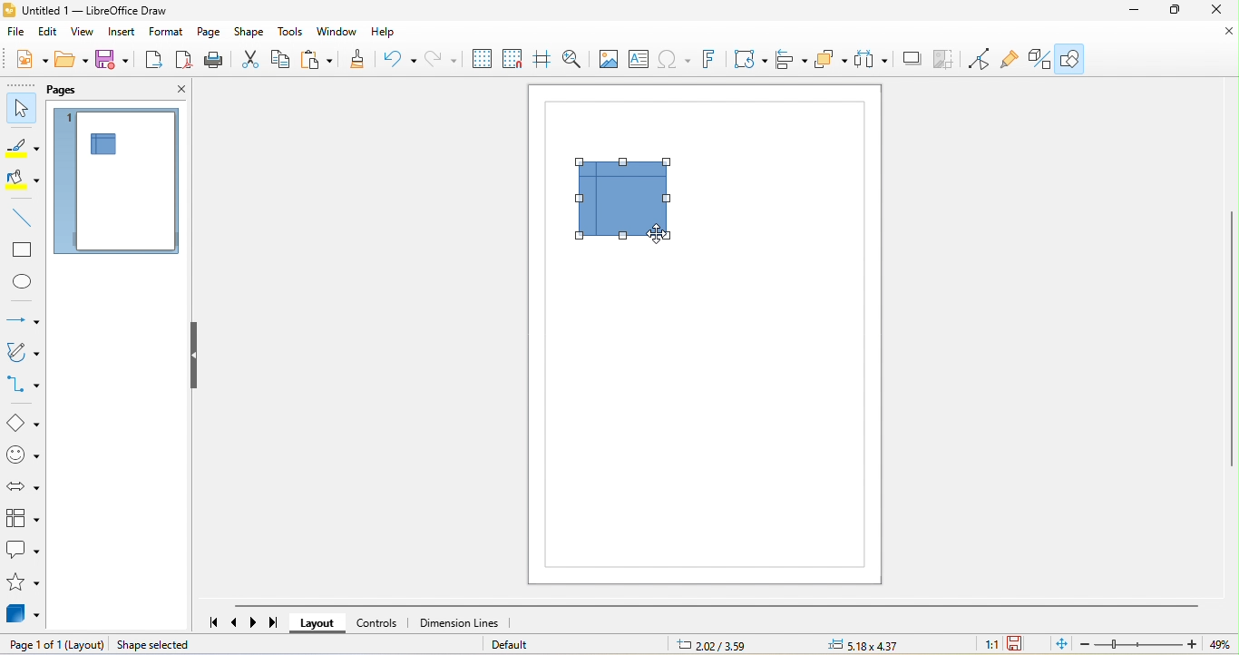 Image resolution: width=1239 pixels, height=655 pixels. Describe the element at coordinates (153, 60) in the screenshot. I see `export` at that location.